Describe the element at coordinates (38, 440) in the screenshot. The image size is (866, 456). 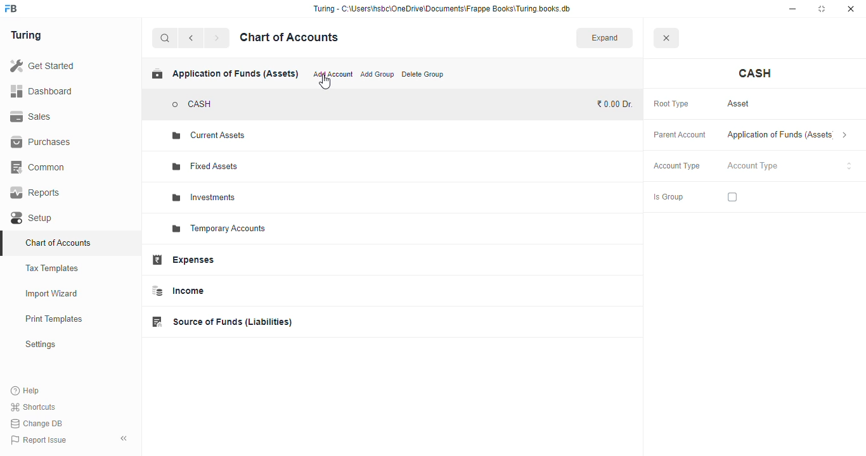
I see `report issue` at that location.